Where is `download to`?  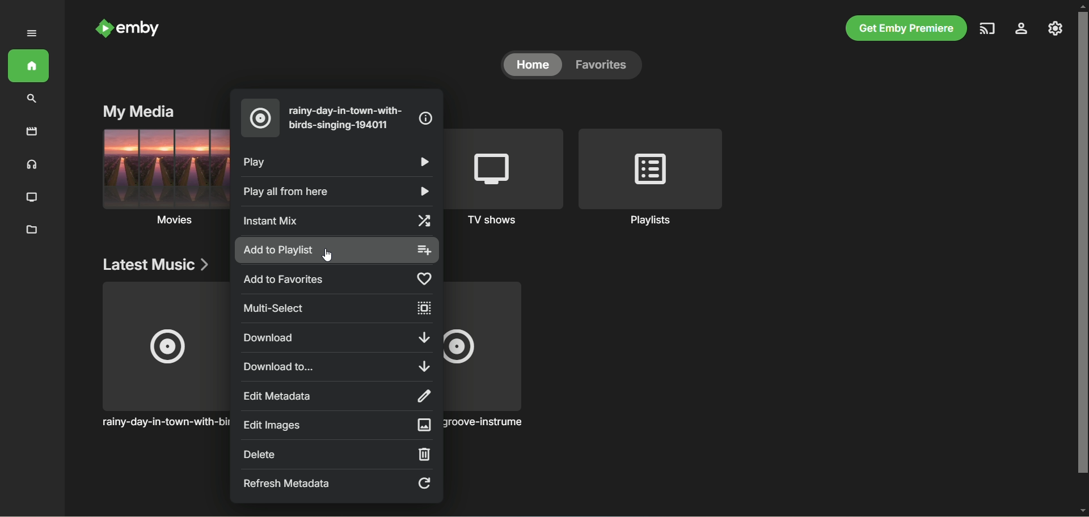 download to is located at coordinates (335, 366).